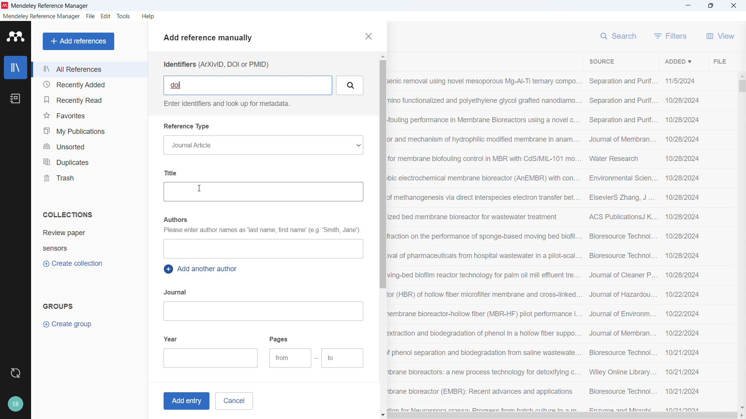  Describe the element at coordinates (79, 41) in the screenshot. I see `Add references ` at that location.